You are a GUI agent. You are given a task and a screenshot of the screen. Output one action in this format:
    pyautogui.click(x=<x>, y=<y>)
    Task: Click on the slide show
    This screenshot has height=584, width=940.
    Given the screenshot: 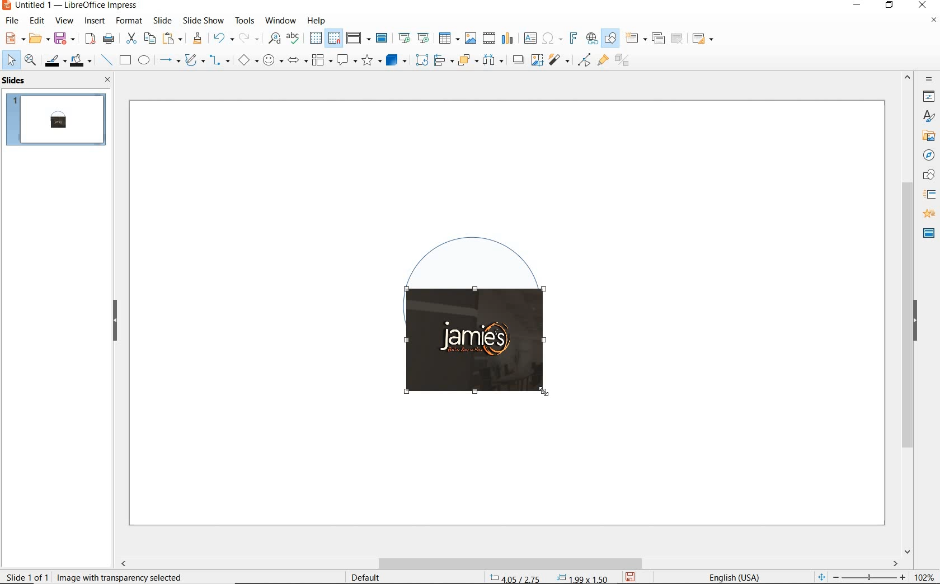 What is the action you would take?
    pyautogui.click(x=203, y=20)
    